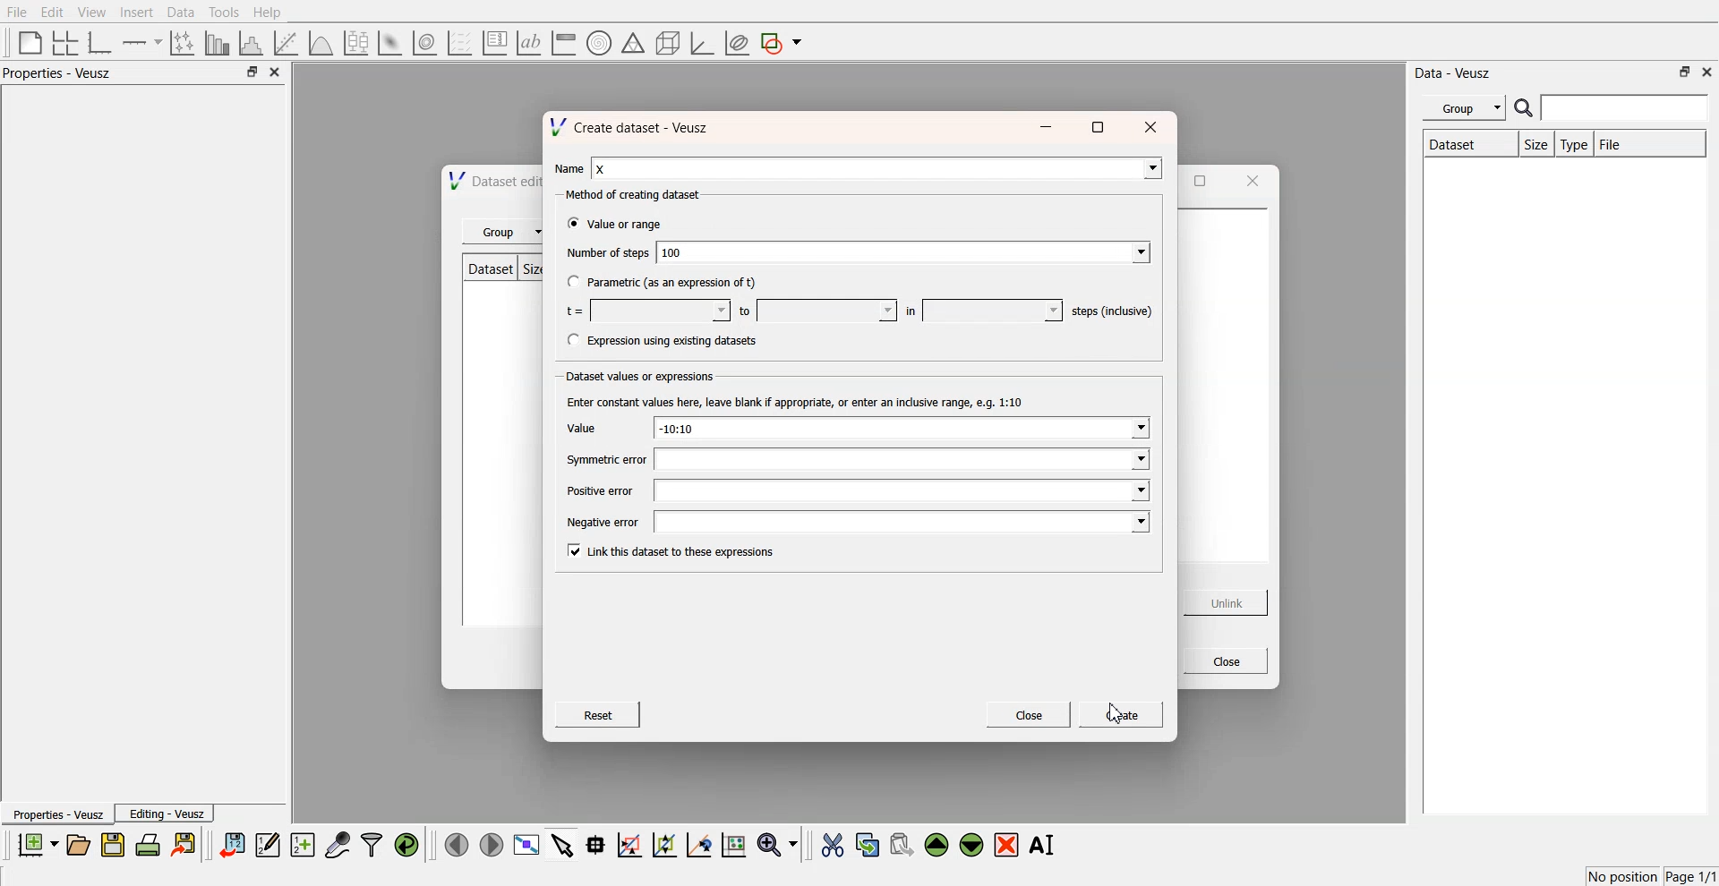 The height and width of the screenshot is (886, 1719). What do you see at coordinates (36, 844) in the screenshot?
I see `new documents` at bounding box center [36, 844].